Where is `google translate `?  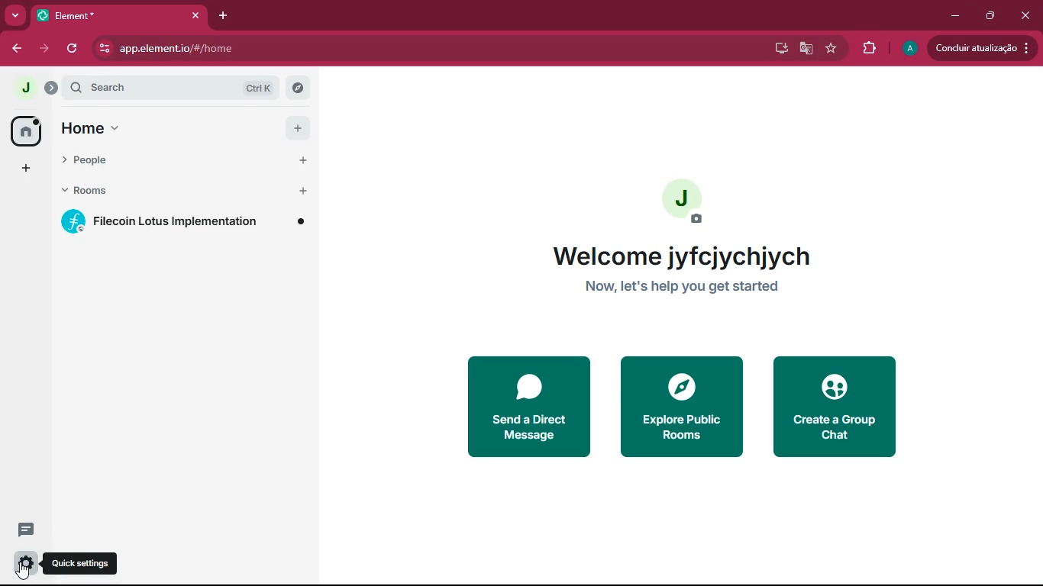
google translate  is located at coordinates (803, 50).